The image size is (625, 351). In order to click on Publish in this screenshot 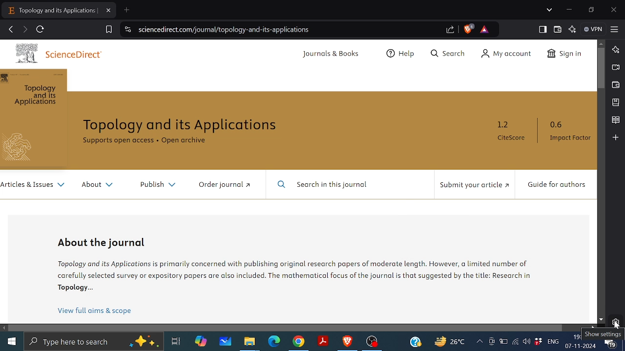, I will do `click(155, 185)`.